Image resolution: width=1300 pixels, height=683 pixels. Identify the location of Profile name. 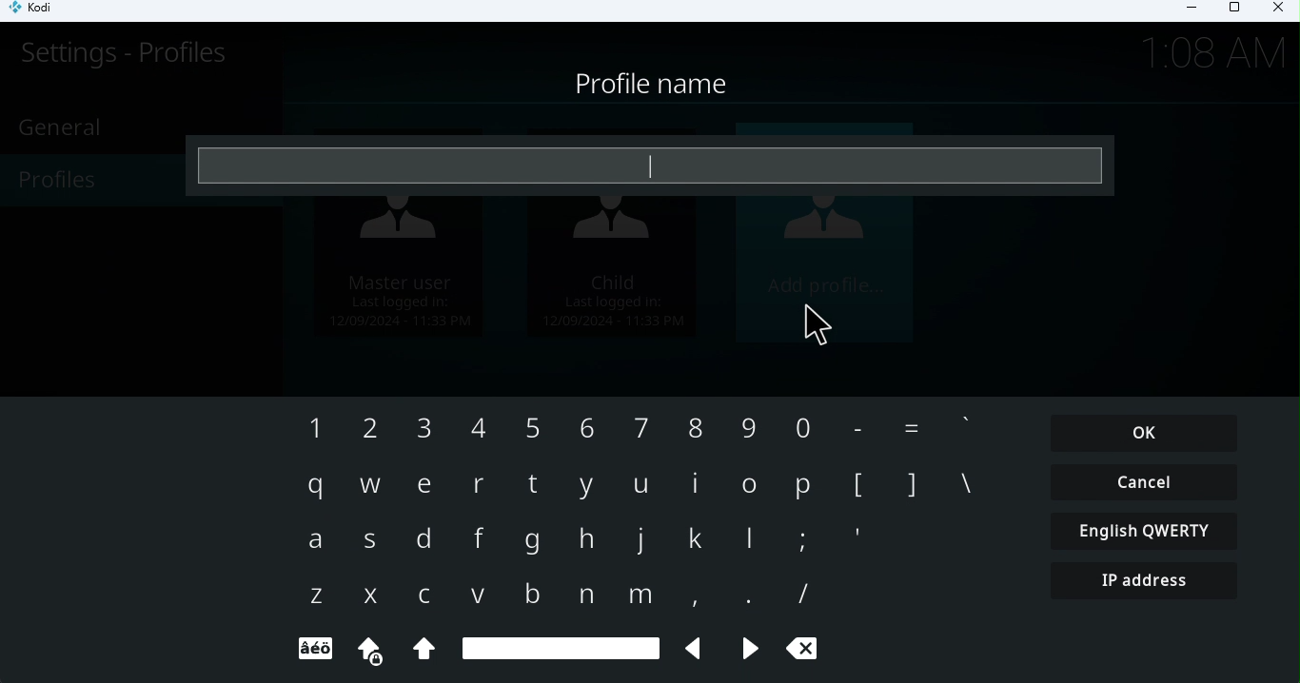
(655, 84).